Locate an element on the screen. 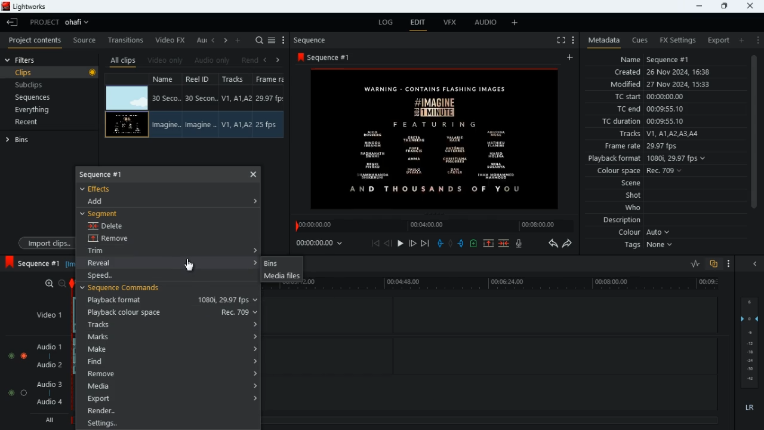 The width and height of the screenshot is (764, 430). trim is located at coordinates (107, 251).